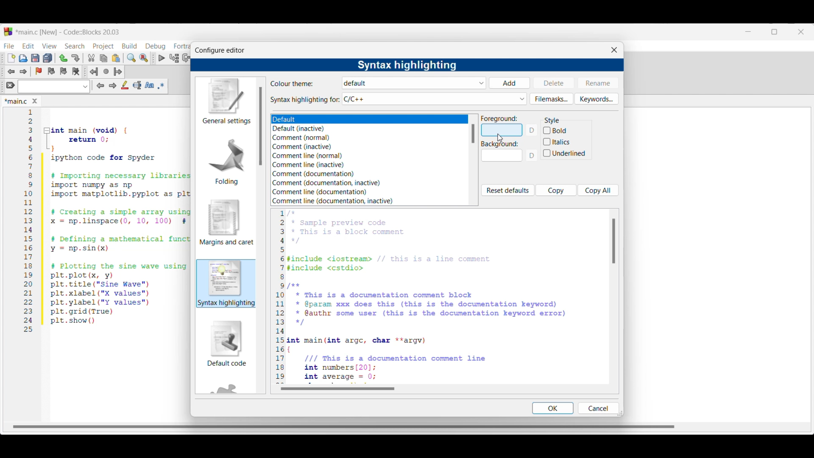 This screenshot has height=458, width=814. Describe the element at coordinates (598, 190) in the screenshot. I see `Copy all` at that location.